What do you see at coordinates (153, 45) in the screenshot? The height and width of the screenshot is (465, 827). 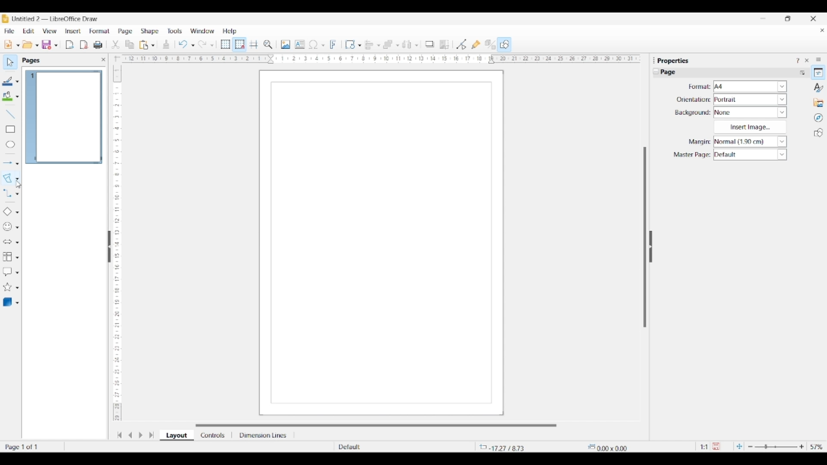 I see `Paste options` at bounding box center [153, 45].